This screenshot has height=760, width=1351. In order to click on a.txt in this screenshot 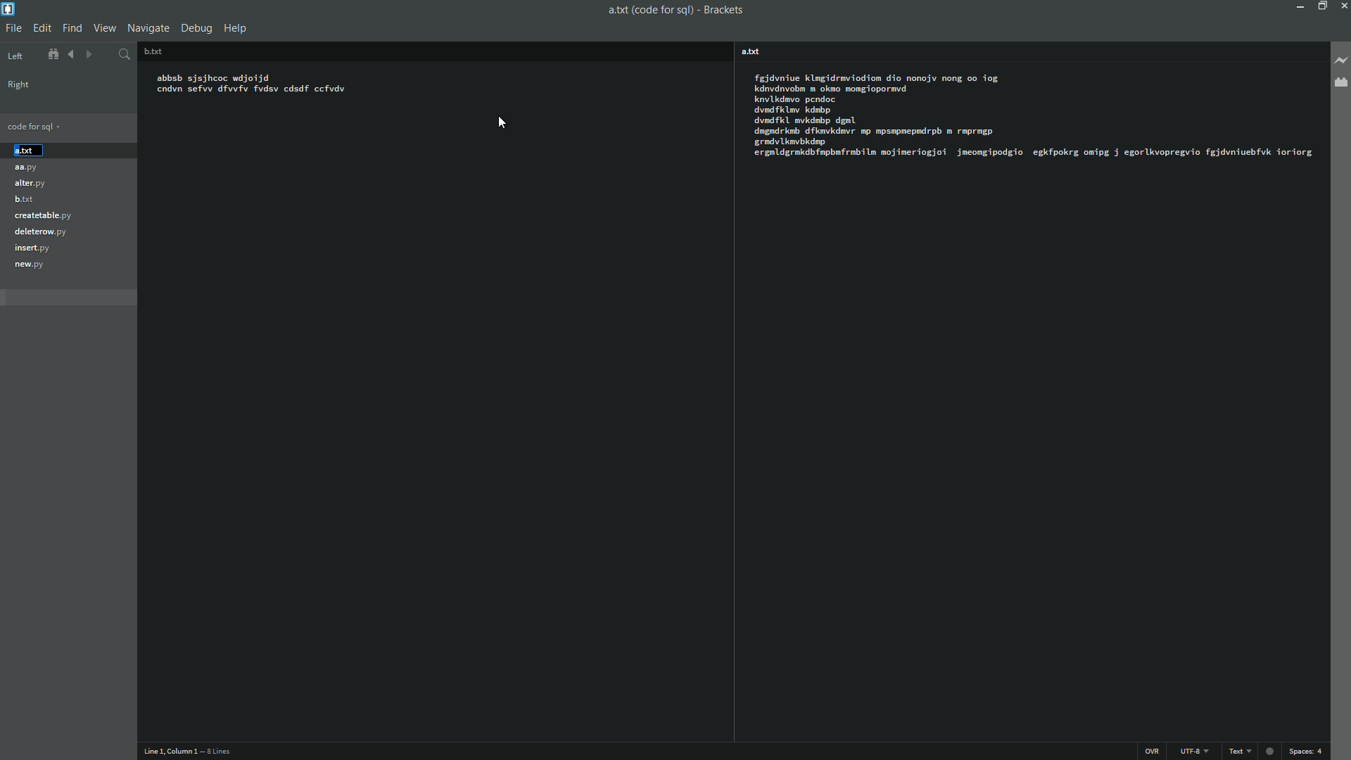, I will do `click(24, 151)`.